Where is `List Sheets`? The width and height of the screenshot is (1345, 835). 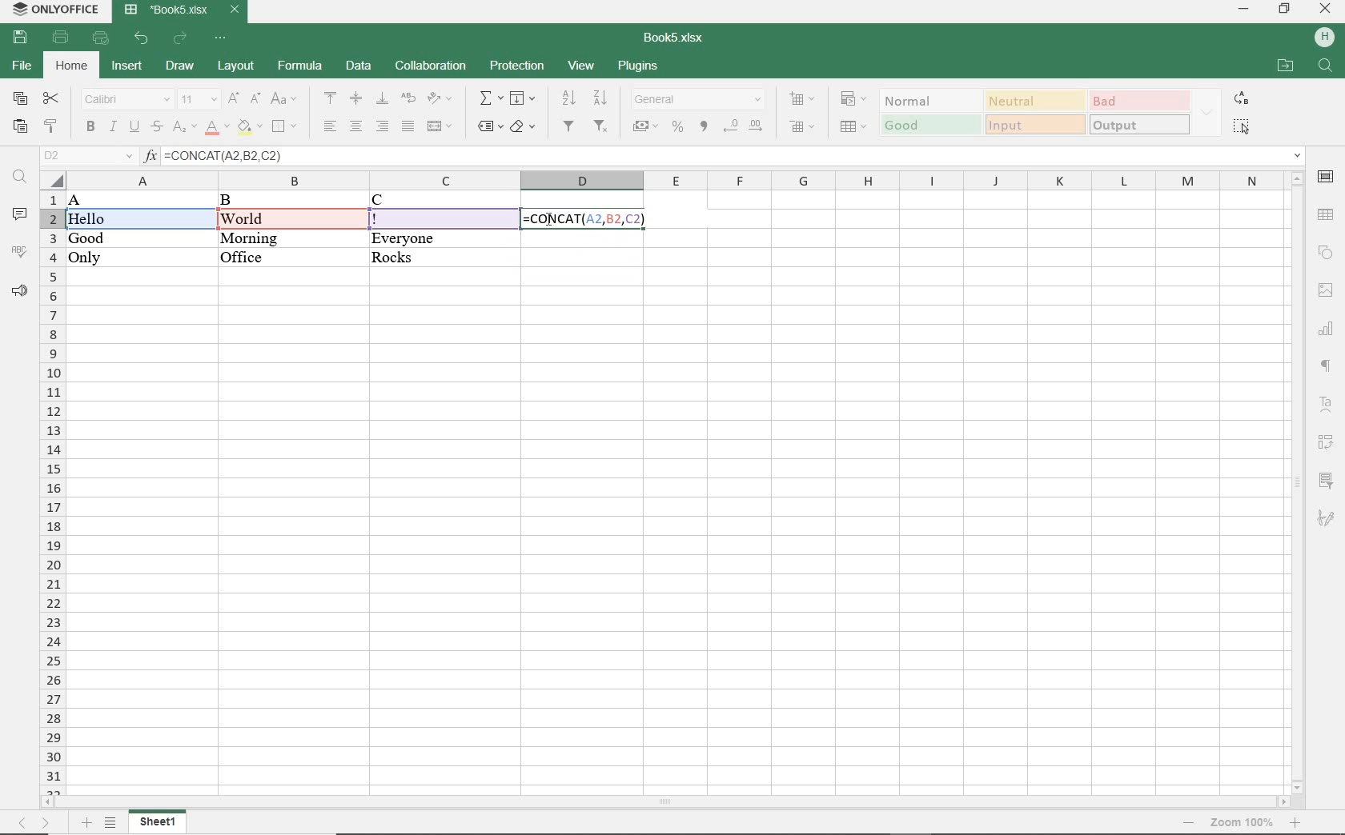 List Sheets is located at coordinates (112, 821).